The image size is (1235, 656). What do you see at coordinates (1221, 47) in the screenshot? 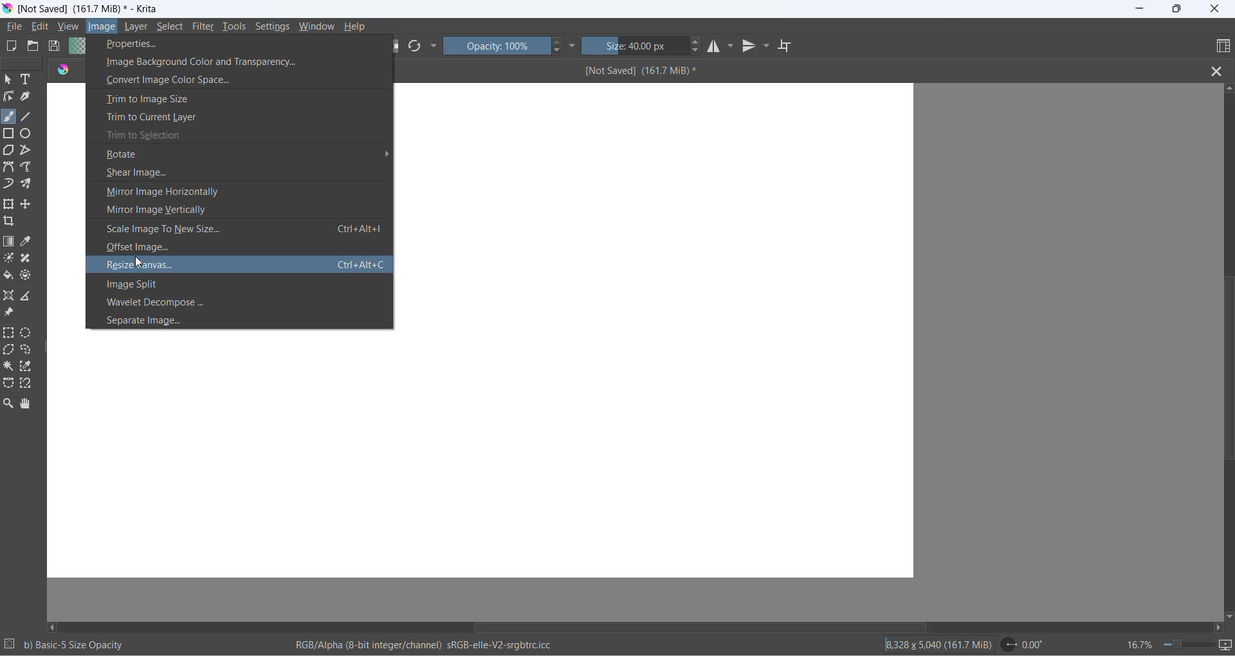
I see `choose workspace` at bounding box center [1221, 47].